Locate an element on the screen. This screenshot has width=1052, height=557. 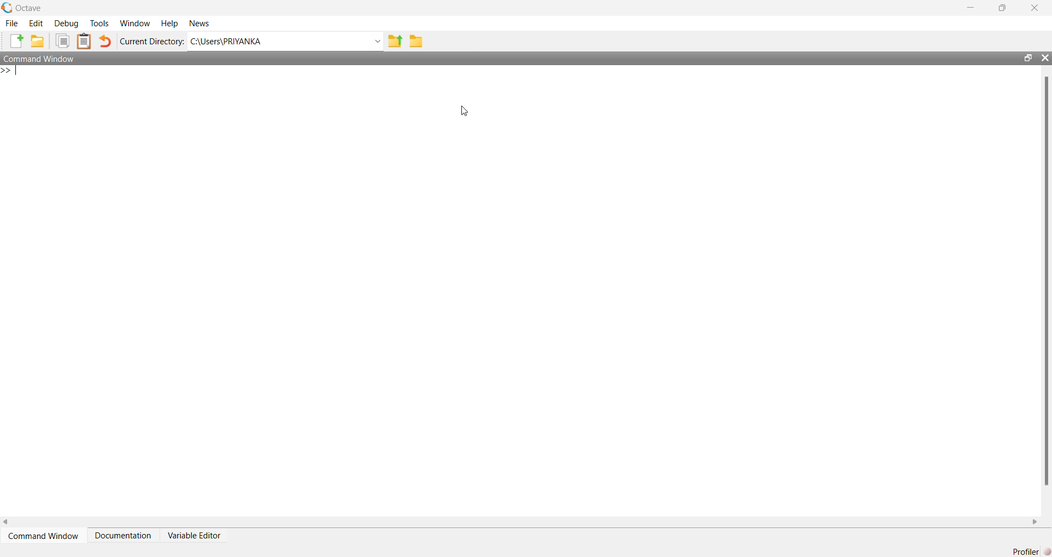
New File is located at coordinates (16, 41).